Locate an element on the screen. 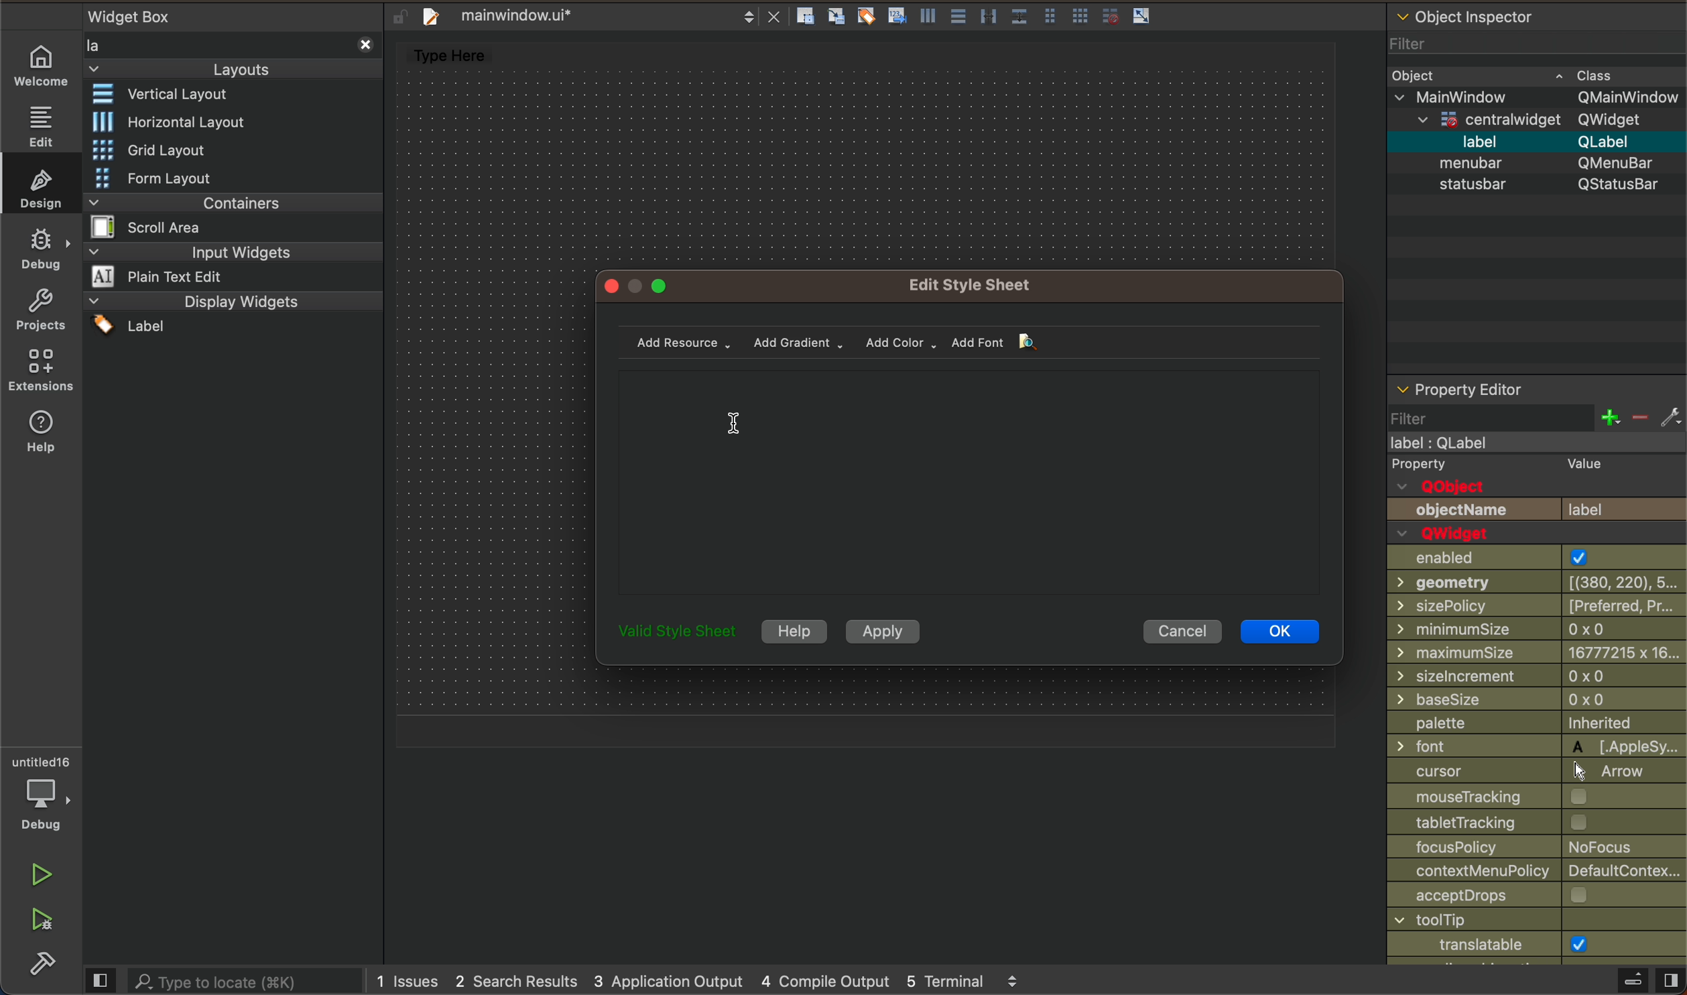 Image resolution: width=1687 pixels, height=995 pixels. size policy is located at coordinates (1538, 607).